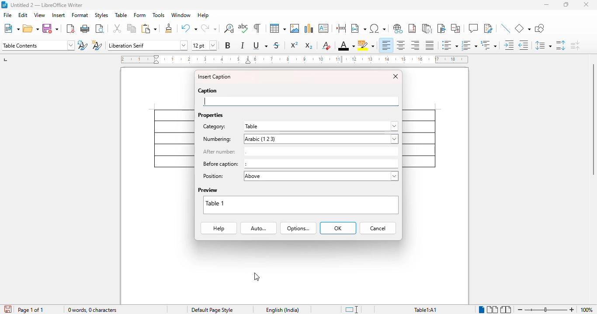 This screenshot has height=314, width=597. What do you see at coordinates (40, 15) in the screenshot?
I see `view` at bounding box center [40, 15].